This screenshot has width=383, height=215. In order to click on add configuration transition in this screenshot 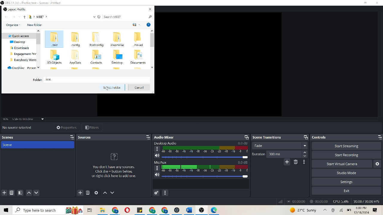, I will do `click(287, 163)`.